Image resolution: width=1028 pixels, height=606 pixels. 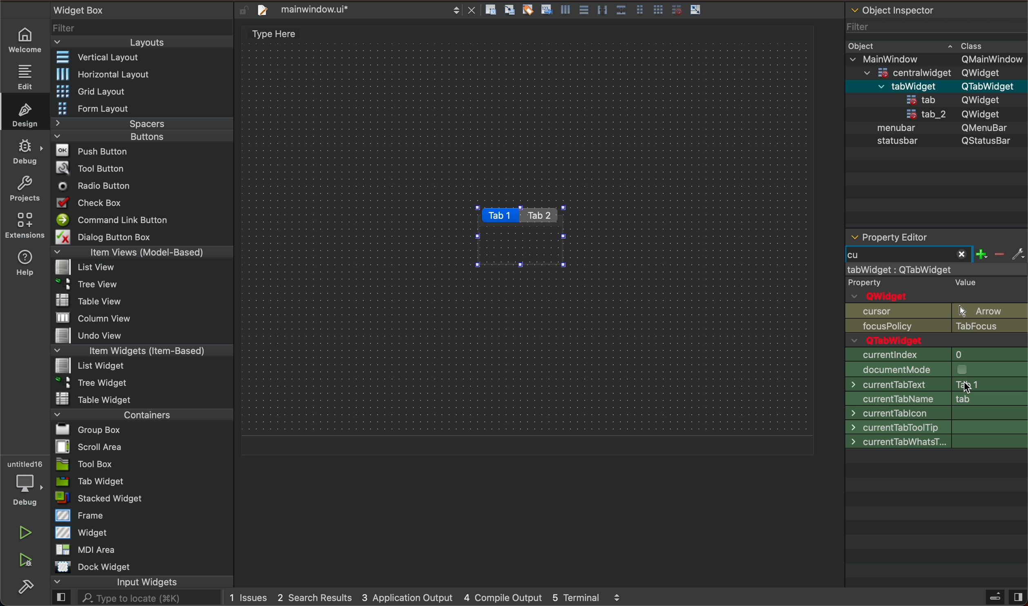 What do you see at coordinates (861, 44) in the screenshot?
I see `Obiect` at bounding box center [861, 44].